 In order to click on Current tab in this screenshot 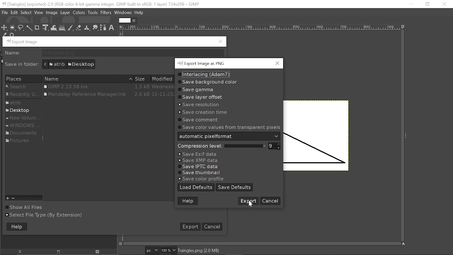, I will do `click(125, 21)`.